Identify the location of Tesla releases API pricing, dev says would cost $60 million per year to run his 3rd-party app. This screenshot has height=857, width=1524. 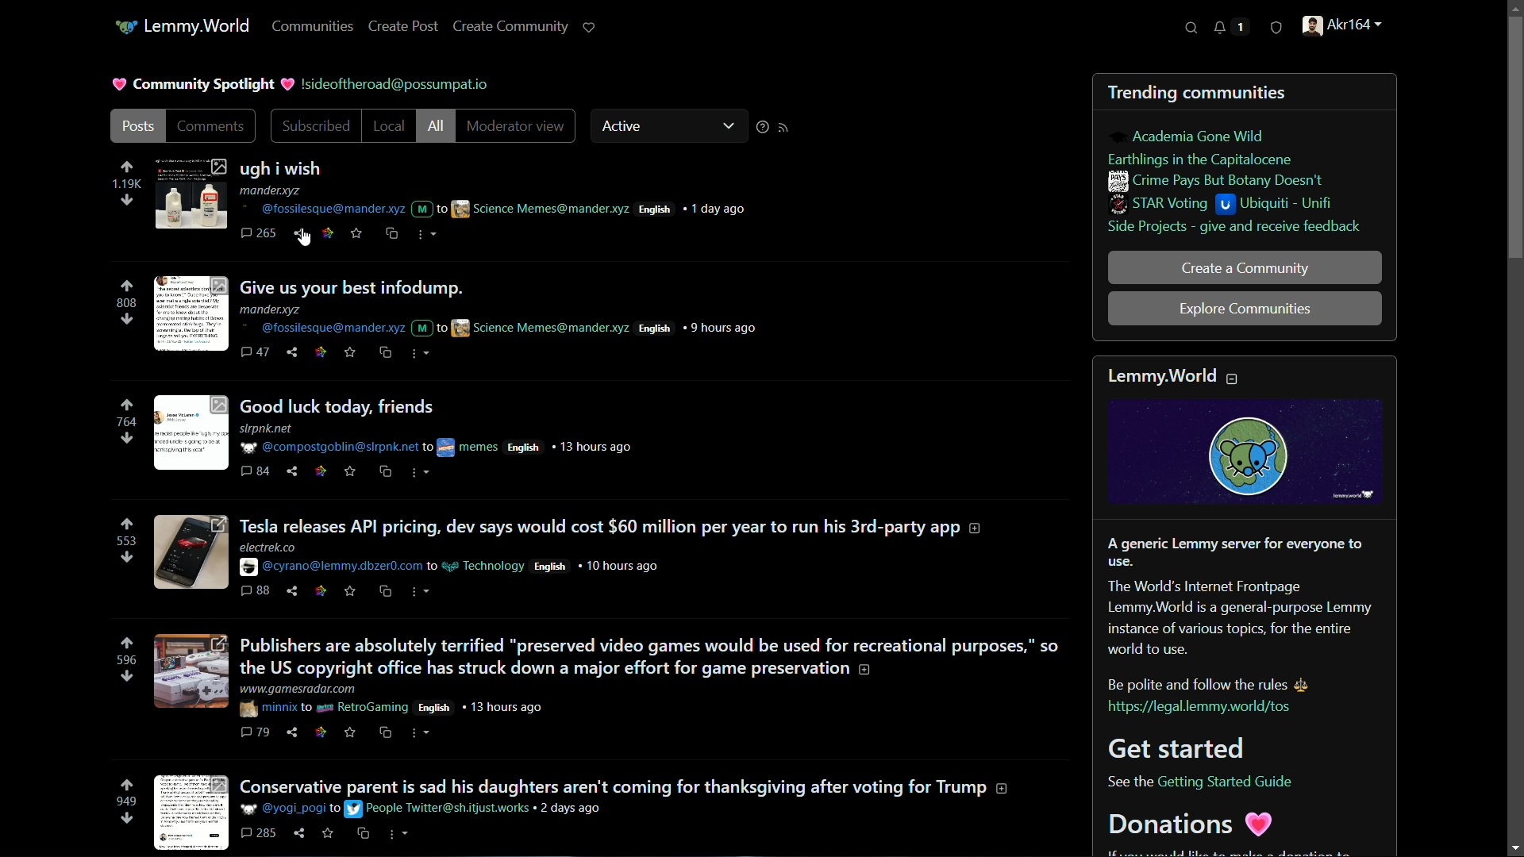
(599, 527).